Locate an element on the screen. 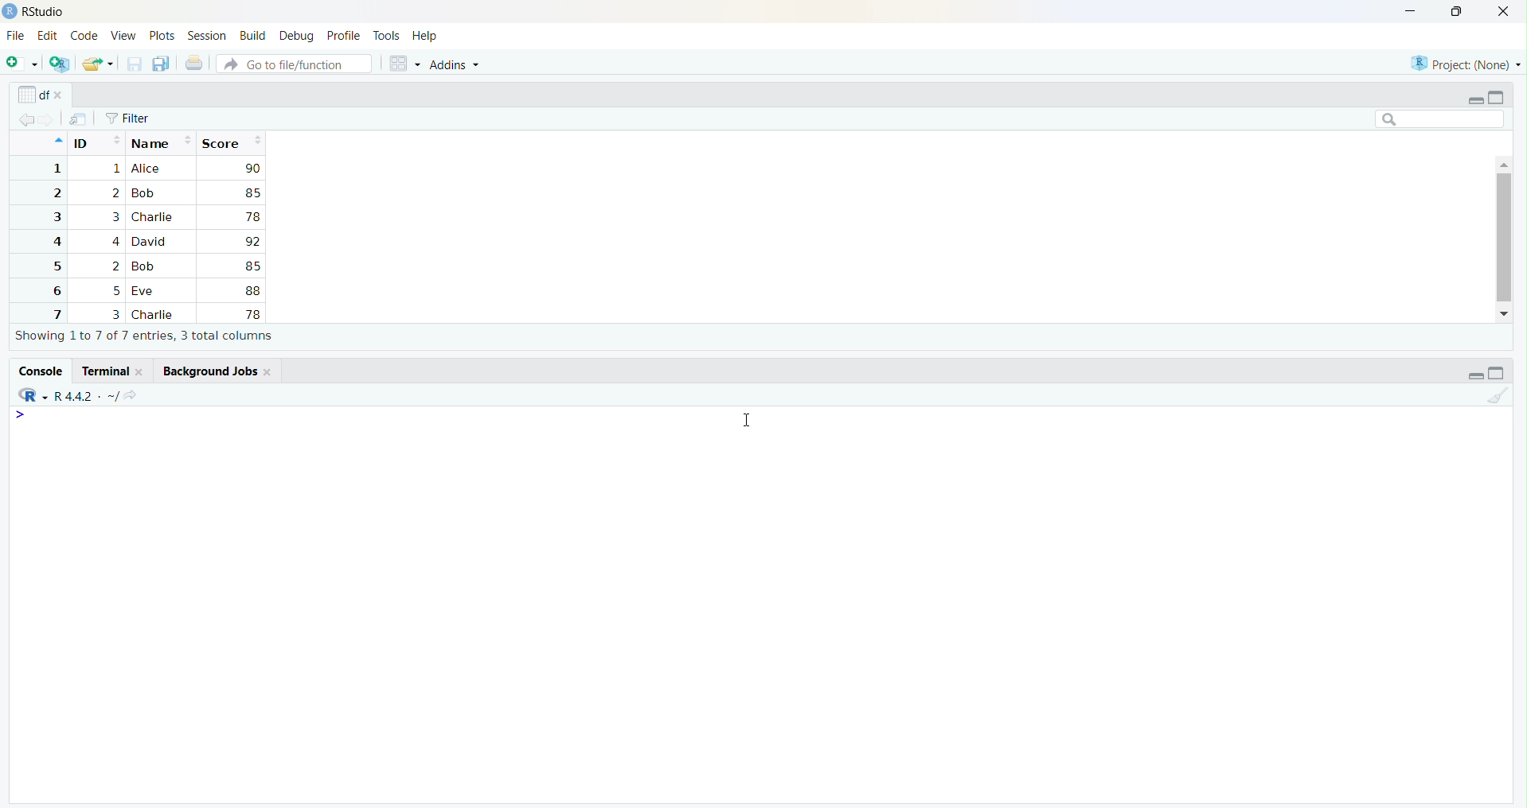  85 is located at coordinates (252, 266).